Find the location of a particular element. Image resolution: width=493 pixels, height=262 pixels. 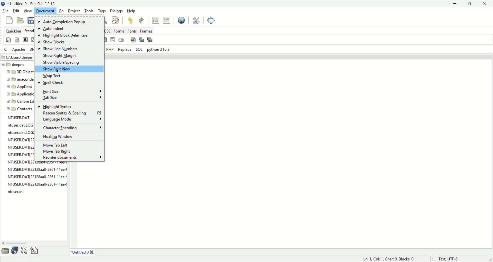

view in browser is located at coordinates (181, 21).